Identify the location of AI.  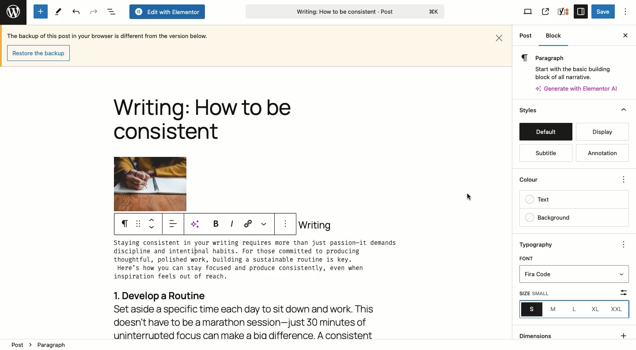
(198, 224).